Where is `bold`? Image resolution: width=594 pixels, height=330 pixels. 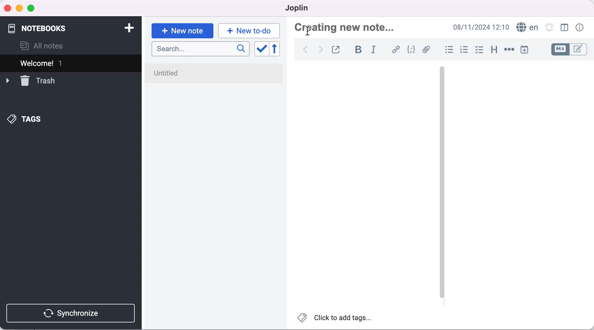 bold is located at coordinates (356, 51).